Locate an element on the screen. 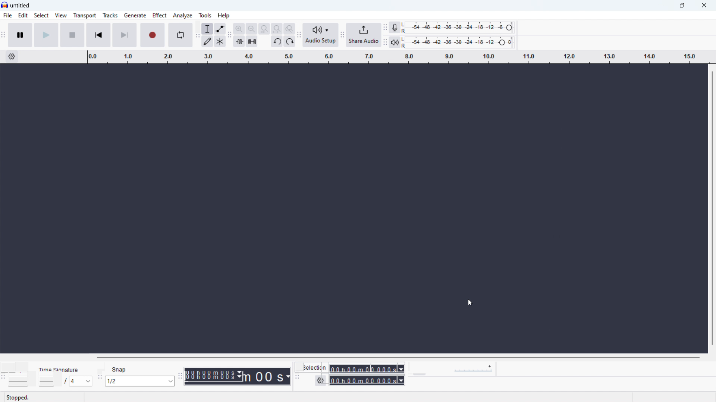 The width and height of the screenshot is (716, 402). help is located at coordinates (224, 15).